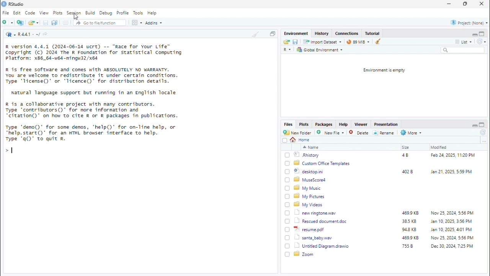 The height and width of the screenshot is (276, 490). Describe the element at coordinates (4, 4) in the screenshot. I see `logo` at that location.